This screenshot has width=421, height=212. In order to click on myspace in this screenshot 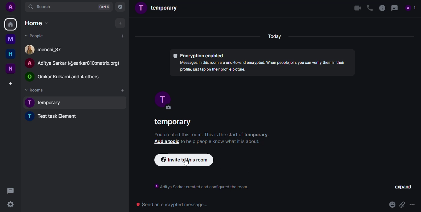, I will do `click(10, 39)`.